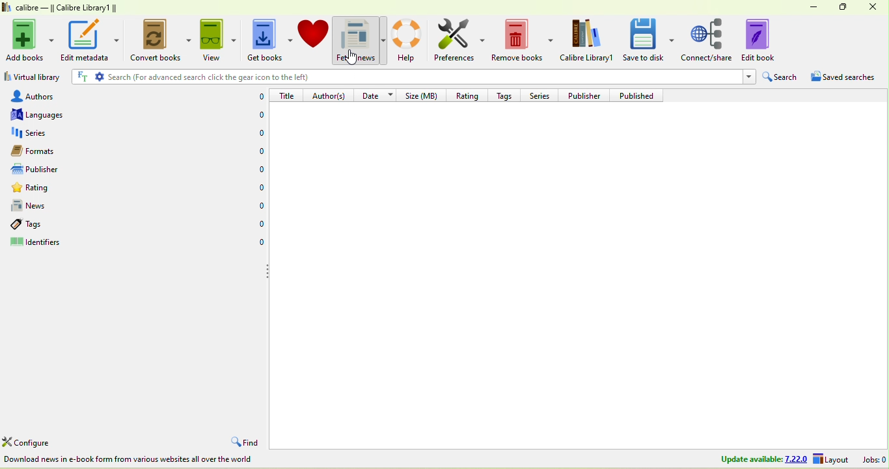 The height and width of the screenshot is (469, 889). Describe the element at coordinates (314, 40) in the screenshot. I see `donate` at that location.